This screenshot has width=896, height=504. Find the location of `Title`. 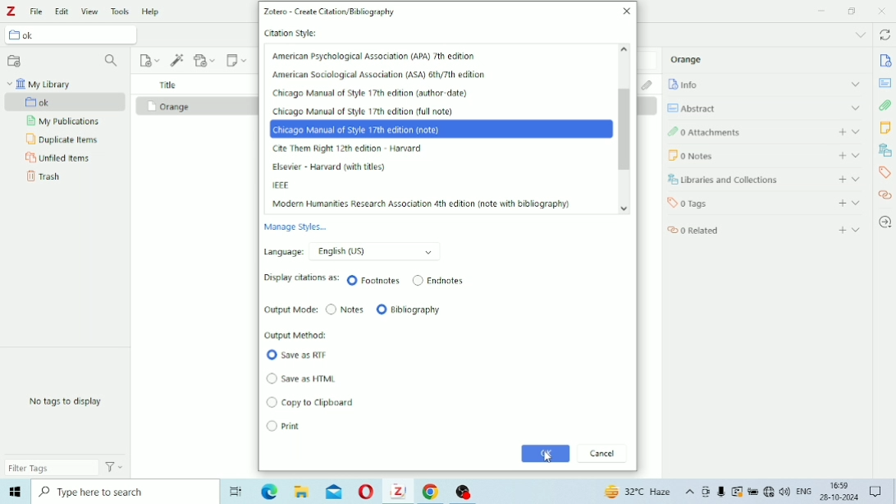

Title is located at coordinates (168, 85).